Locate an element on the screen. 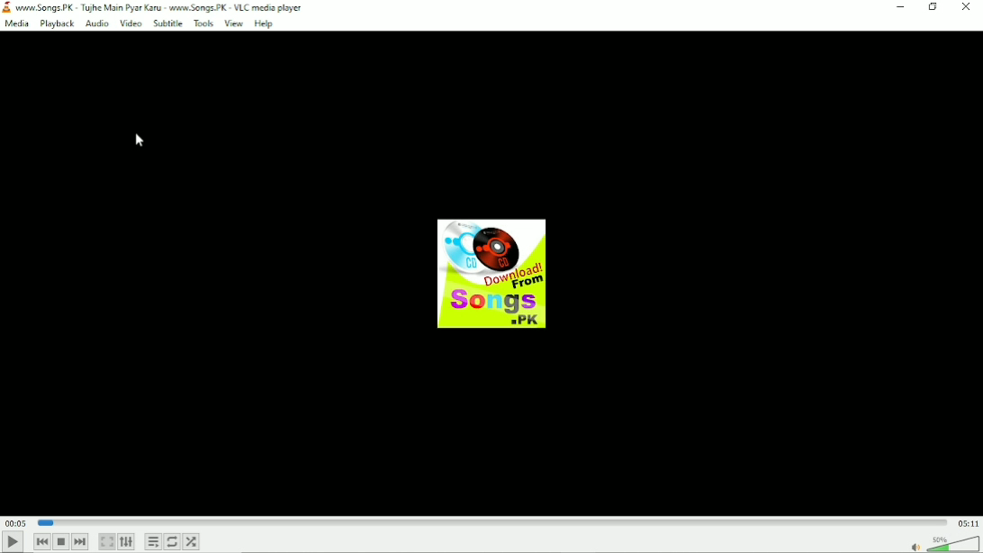 The height and width of the screenshot is (553, 983). Show extended settings is located at coordinates (128, 542).